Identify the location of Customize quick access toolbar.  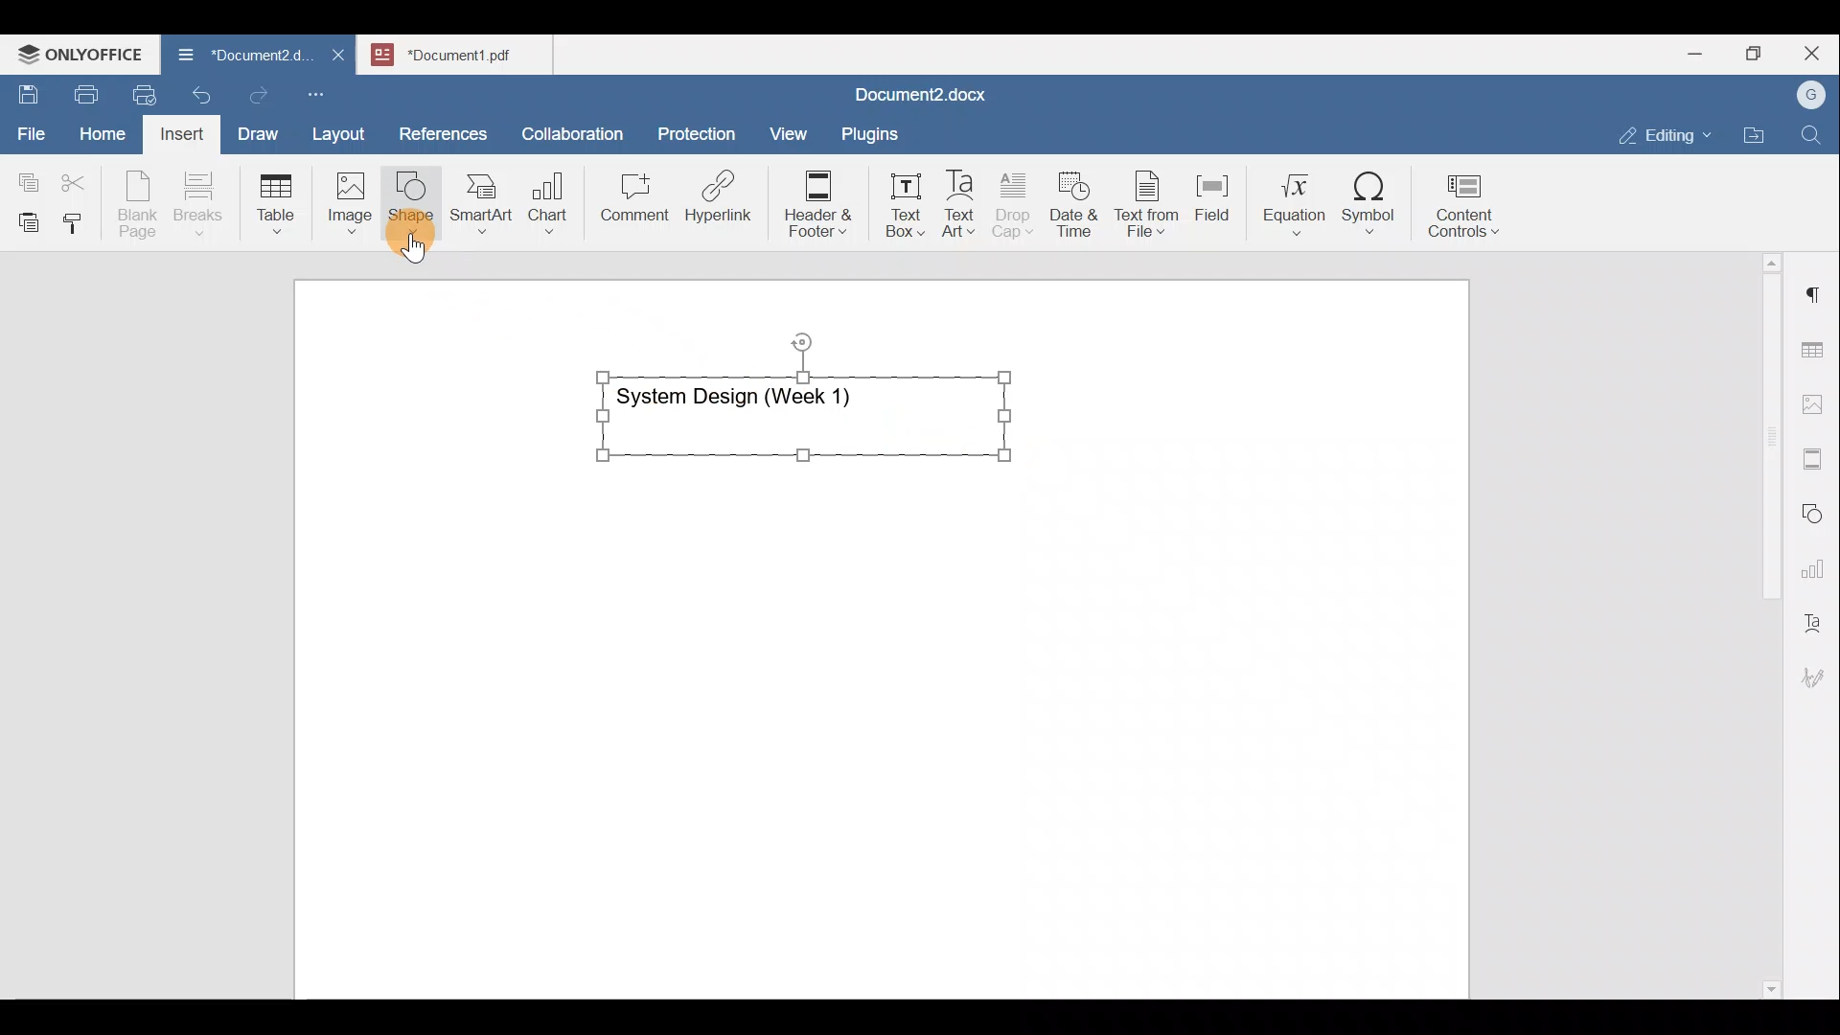
(323, 91).